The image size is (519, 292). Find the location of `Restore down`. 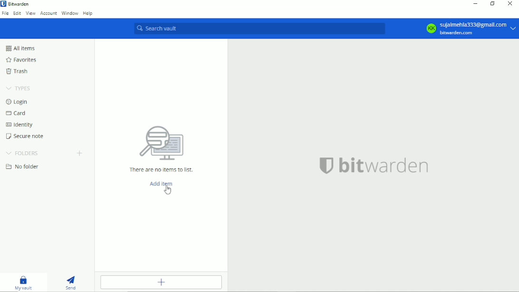

Restore down is located at coordinates (491, 4).